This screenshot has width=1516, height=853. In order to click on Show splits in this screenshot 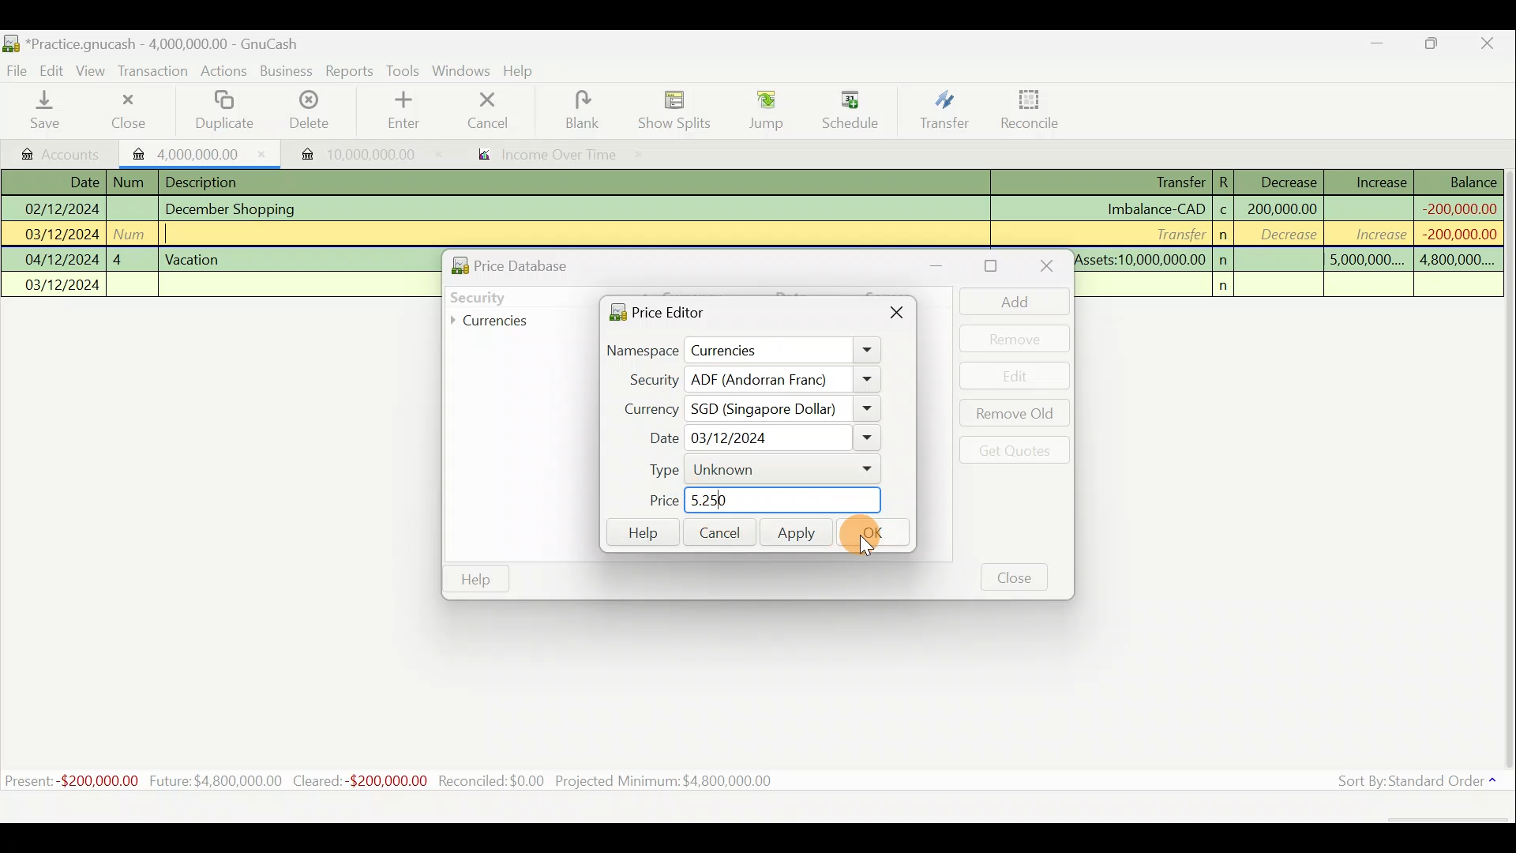, I will do `click(676, 110)`.